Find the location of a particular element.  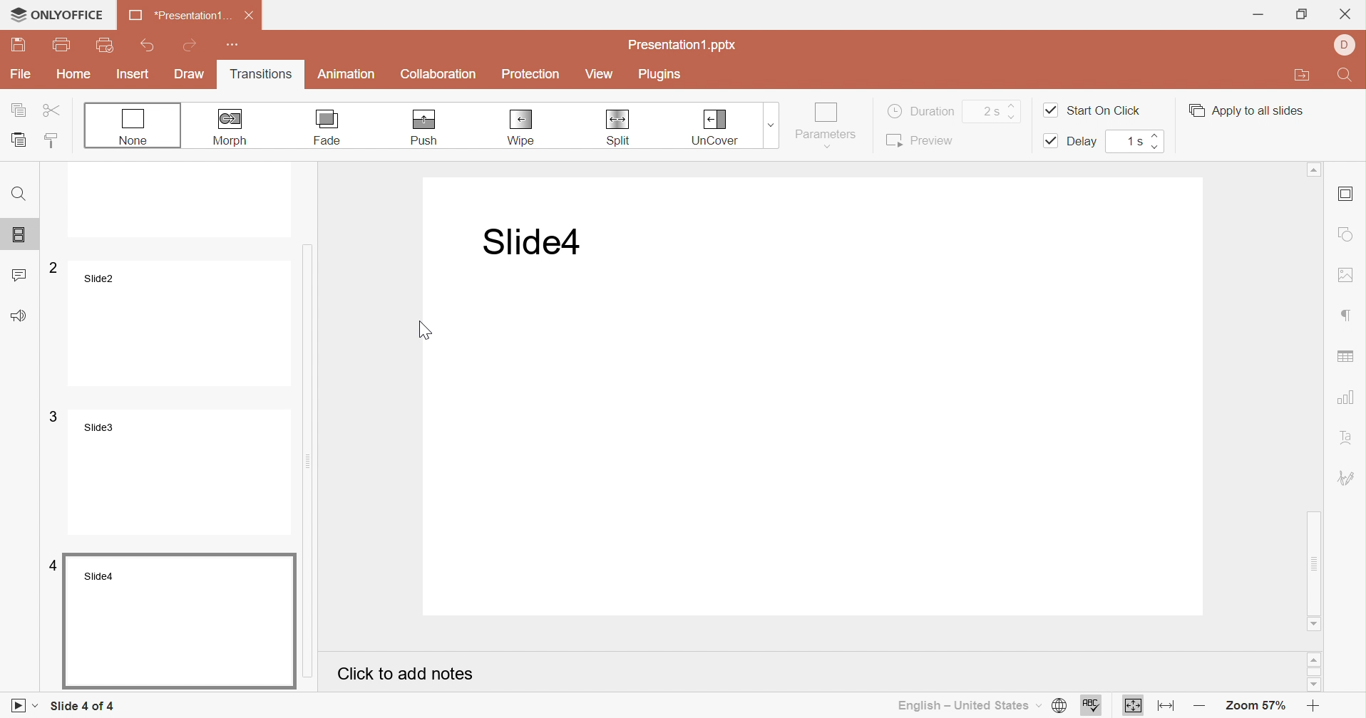

Home is located at coordinates (72, 73).